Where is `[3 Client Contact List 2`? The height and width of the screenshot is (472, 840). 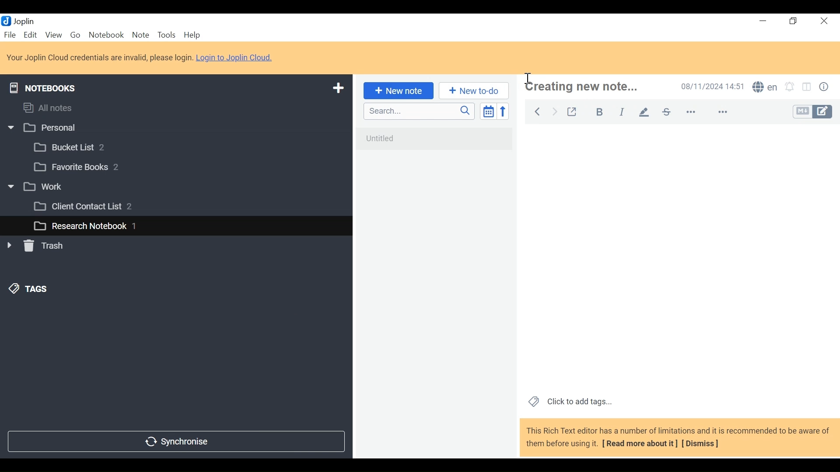 [3 Client Contact List 2 is located at coordinates (96, 208).